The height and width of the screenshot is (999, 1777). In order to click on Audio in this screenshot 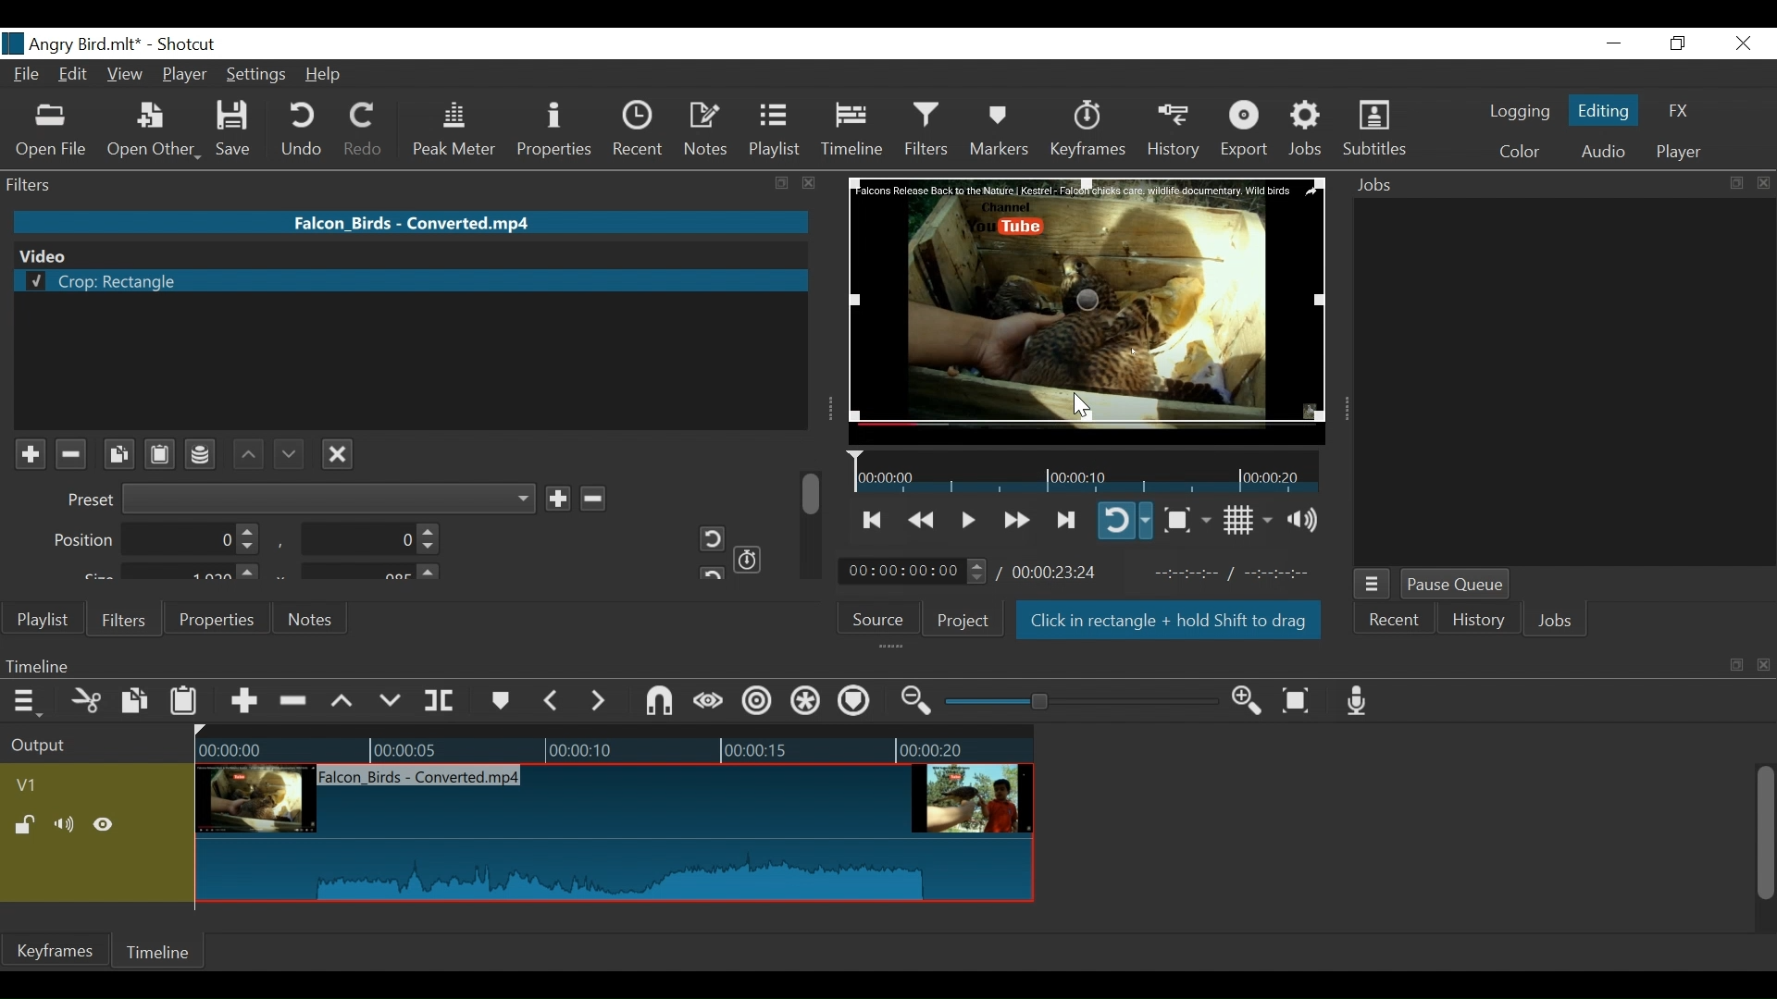, I will do `click(1602, 154)`.